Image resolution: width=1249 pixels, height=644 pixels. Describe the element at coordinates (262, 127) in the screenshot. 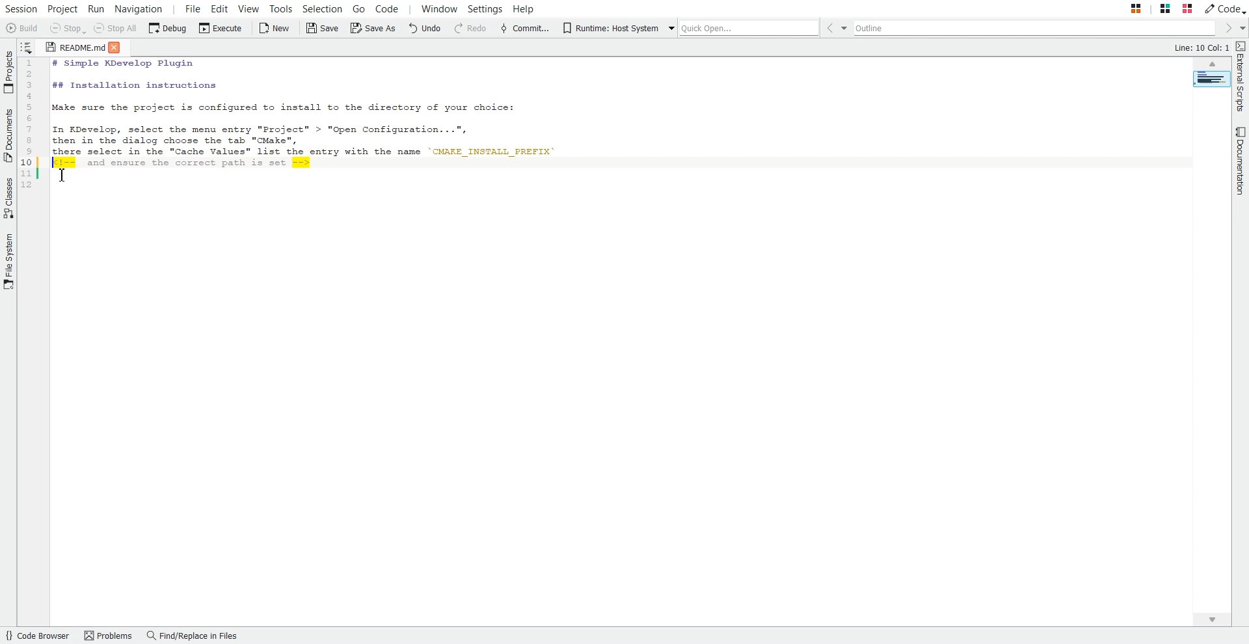

I see `In KDevelop, select the menu entry "Project" > "Open Configuation . ..",` at that location.